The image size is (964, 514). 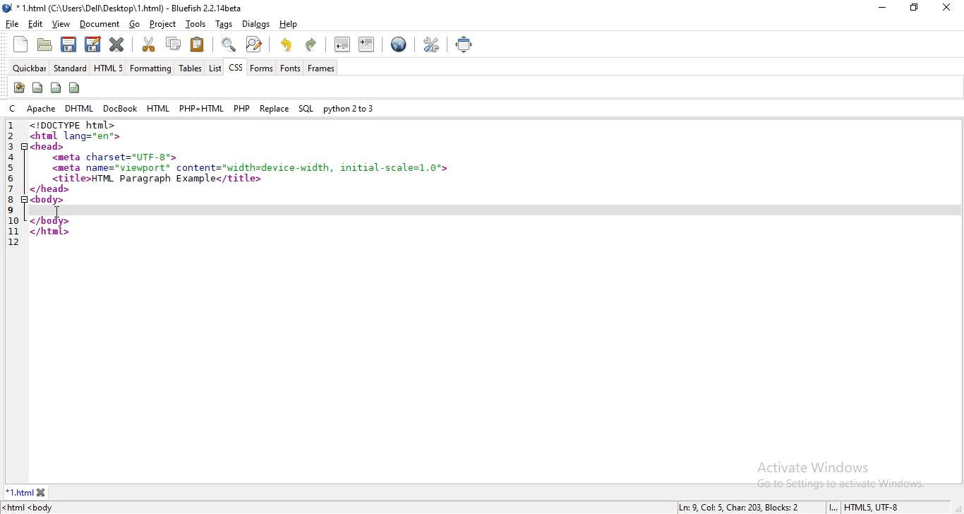 What do you see at coordinates (149, 44) in the screenshot?
I see `cut` at bounding box center [149, 44].